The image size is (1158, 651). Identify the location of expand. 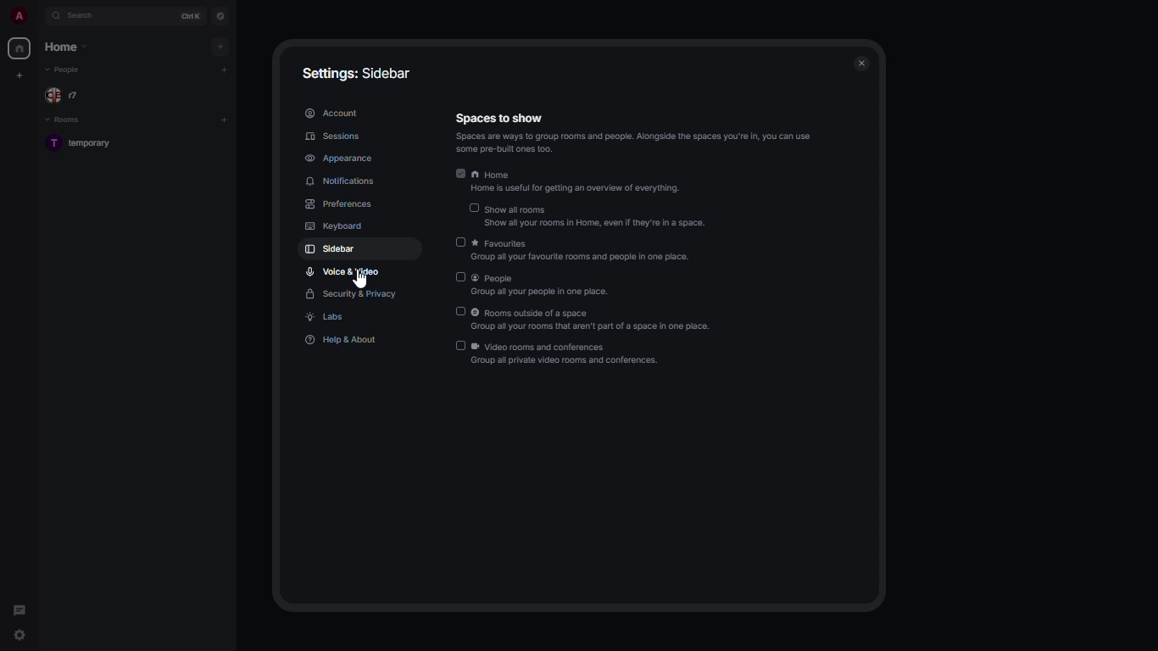
(41, 15).